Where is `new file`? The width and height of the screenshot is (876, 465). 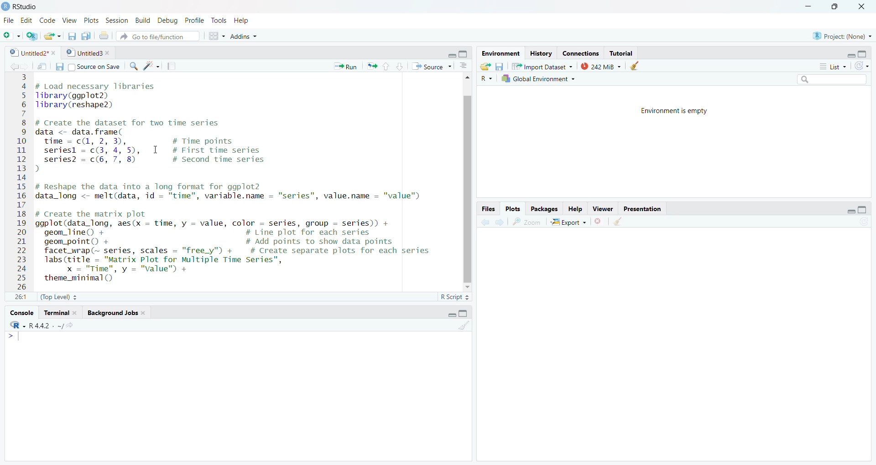
new file is located at coordinates (12, 36).